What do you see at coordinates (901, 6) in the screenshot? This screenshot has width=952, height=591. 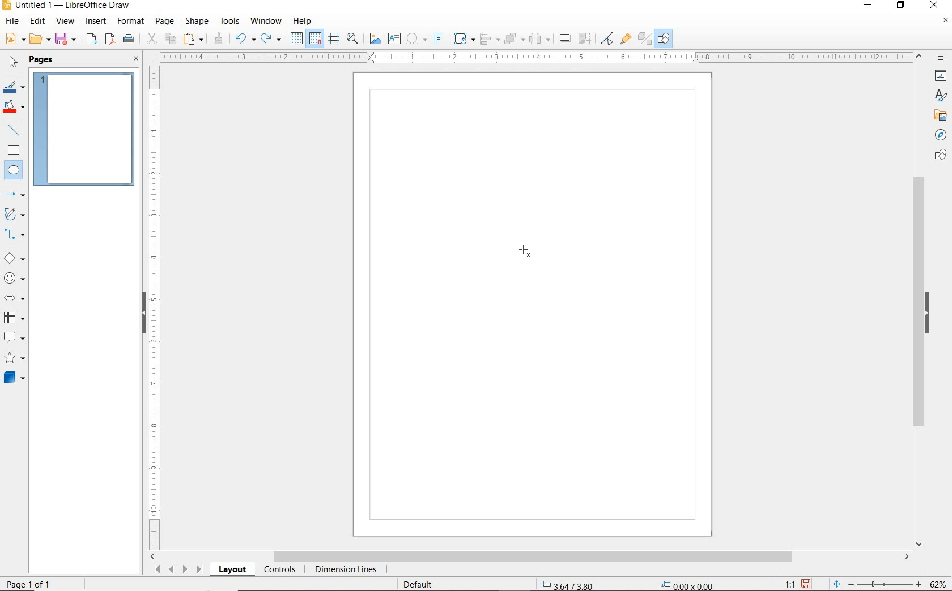 I see `RESTORE DOWN` at bounding box center [901, 6].